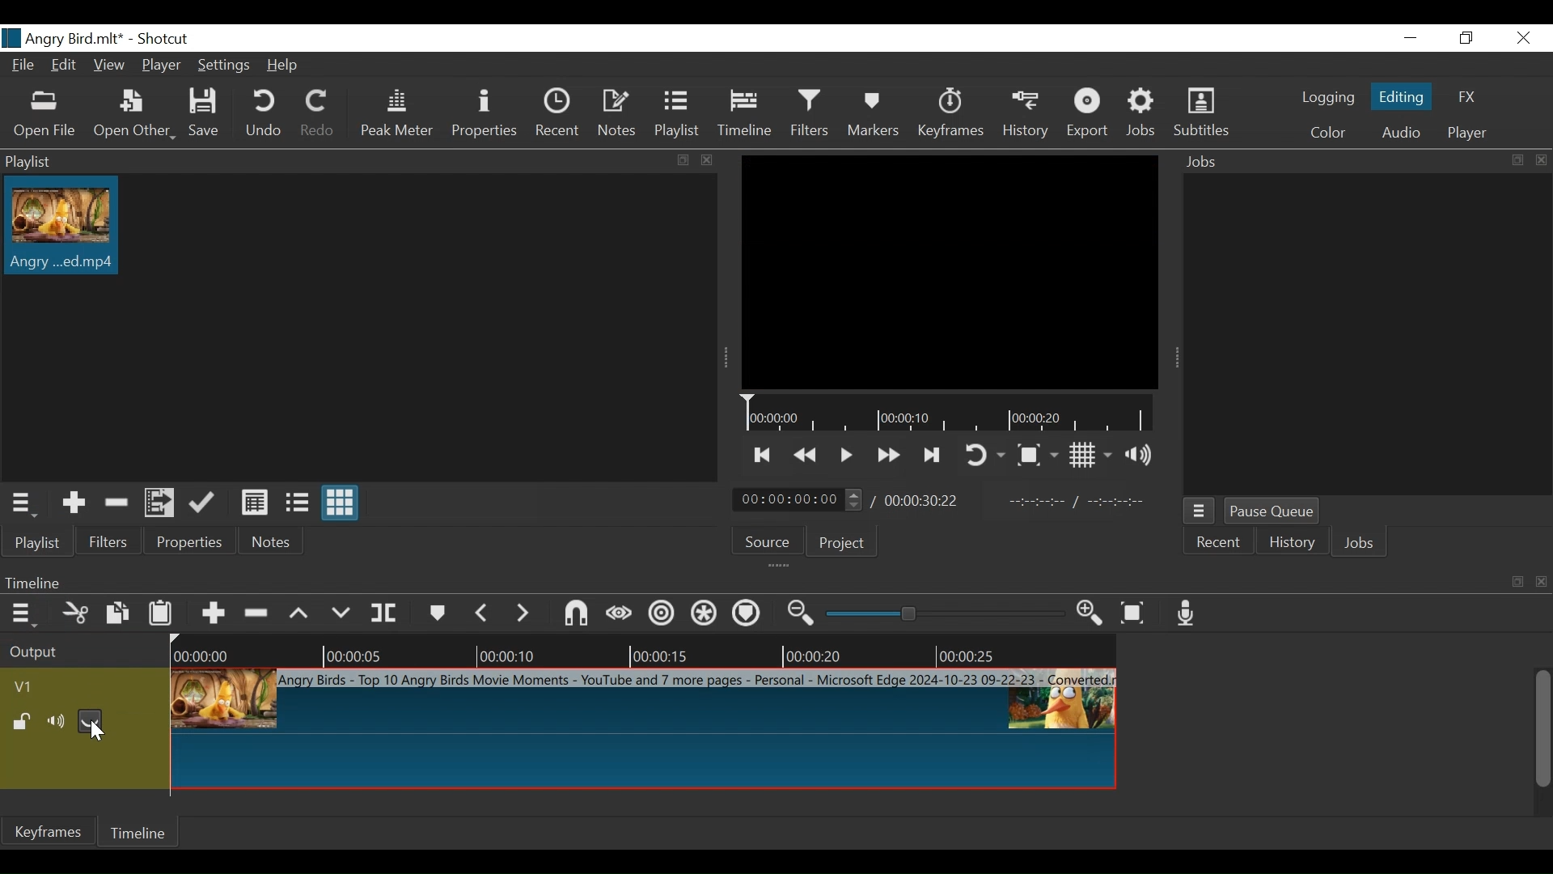 The height and width of the screenshot is (874, 1553). I want to click on Add the Source to the playlist, so click(71, 503).